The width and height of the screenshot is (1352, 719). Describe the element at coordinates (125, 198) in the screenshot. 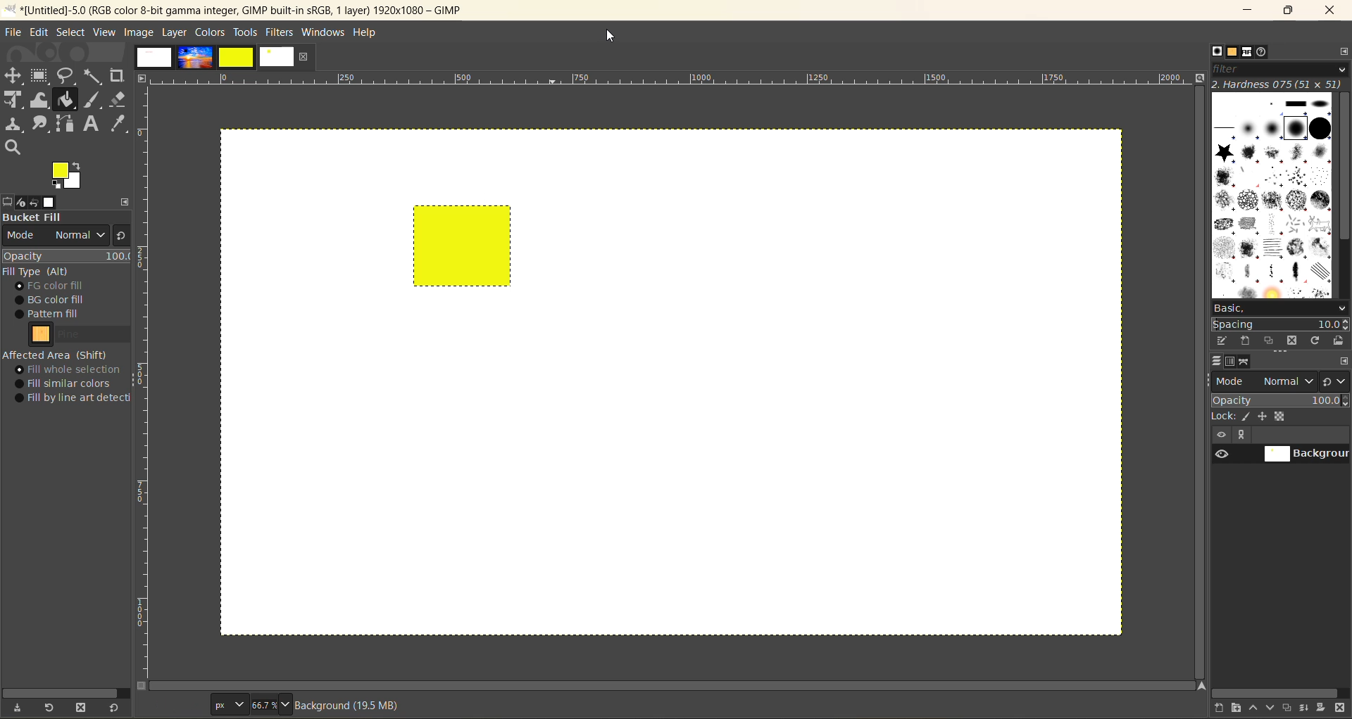

I see `configure` at that location.